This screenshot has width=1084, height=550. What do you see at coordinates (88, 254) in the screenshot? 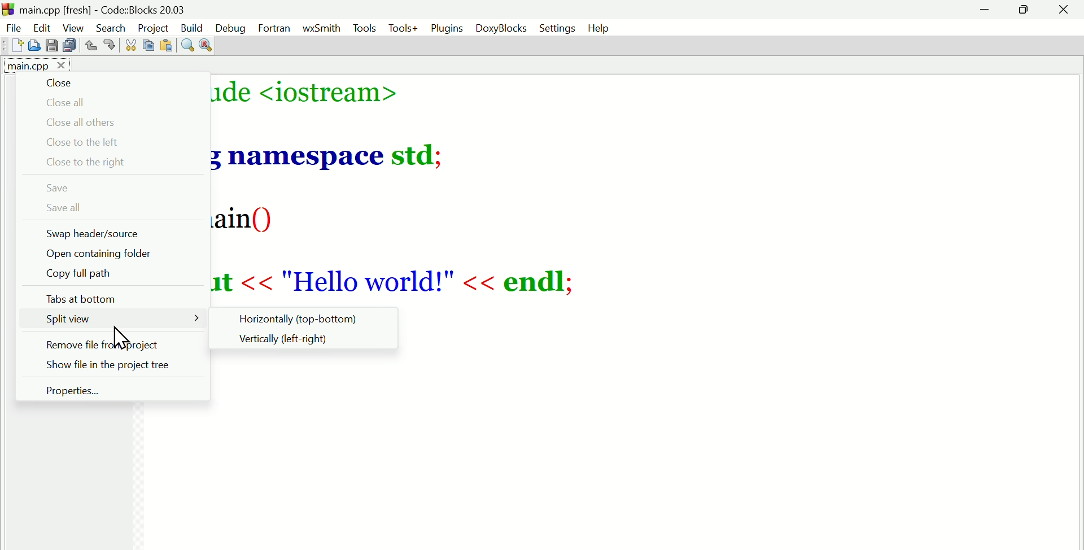
I see `Open containing folder` at bounding box center [88, 254].